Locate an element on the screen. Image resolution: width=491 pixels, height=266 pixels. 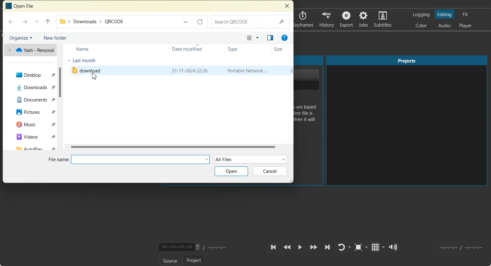
Go Forward is located at coordinates (24, 21).